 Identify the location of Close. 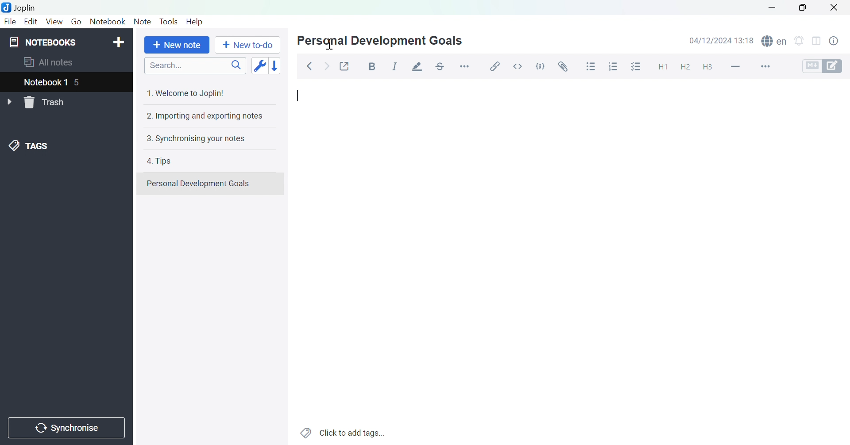
(835, 7).